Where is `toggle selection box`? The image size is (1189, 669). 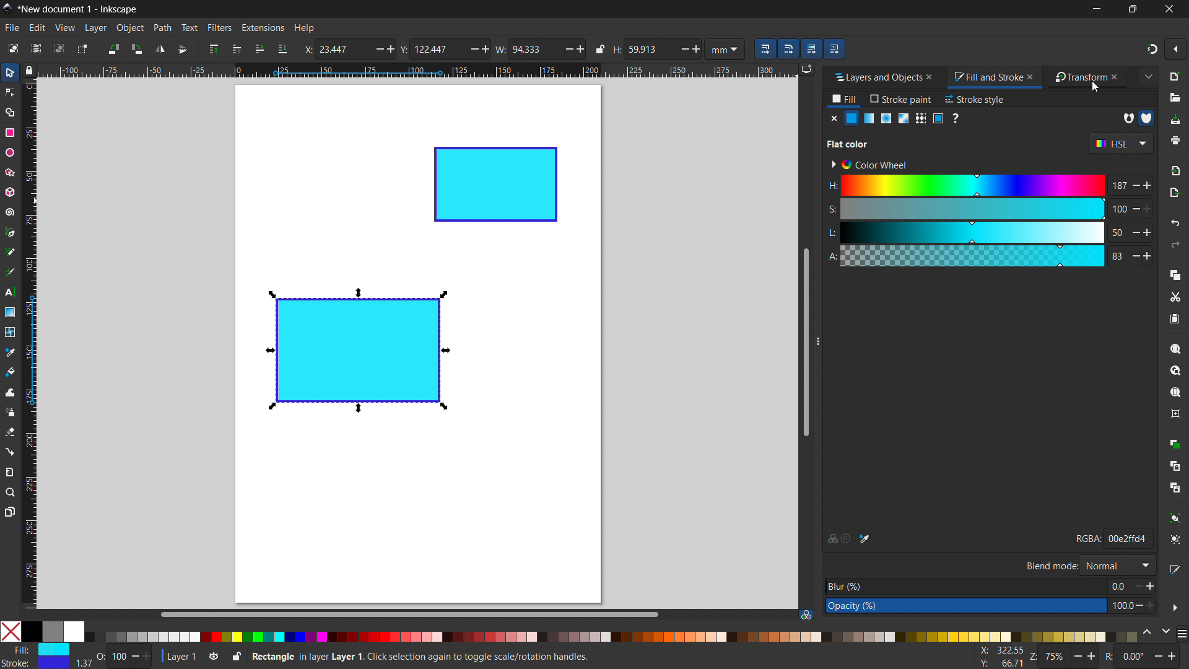 toggle selection box is located at coordinates (81, 50).